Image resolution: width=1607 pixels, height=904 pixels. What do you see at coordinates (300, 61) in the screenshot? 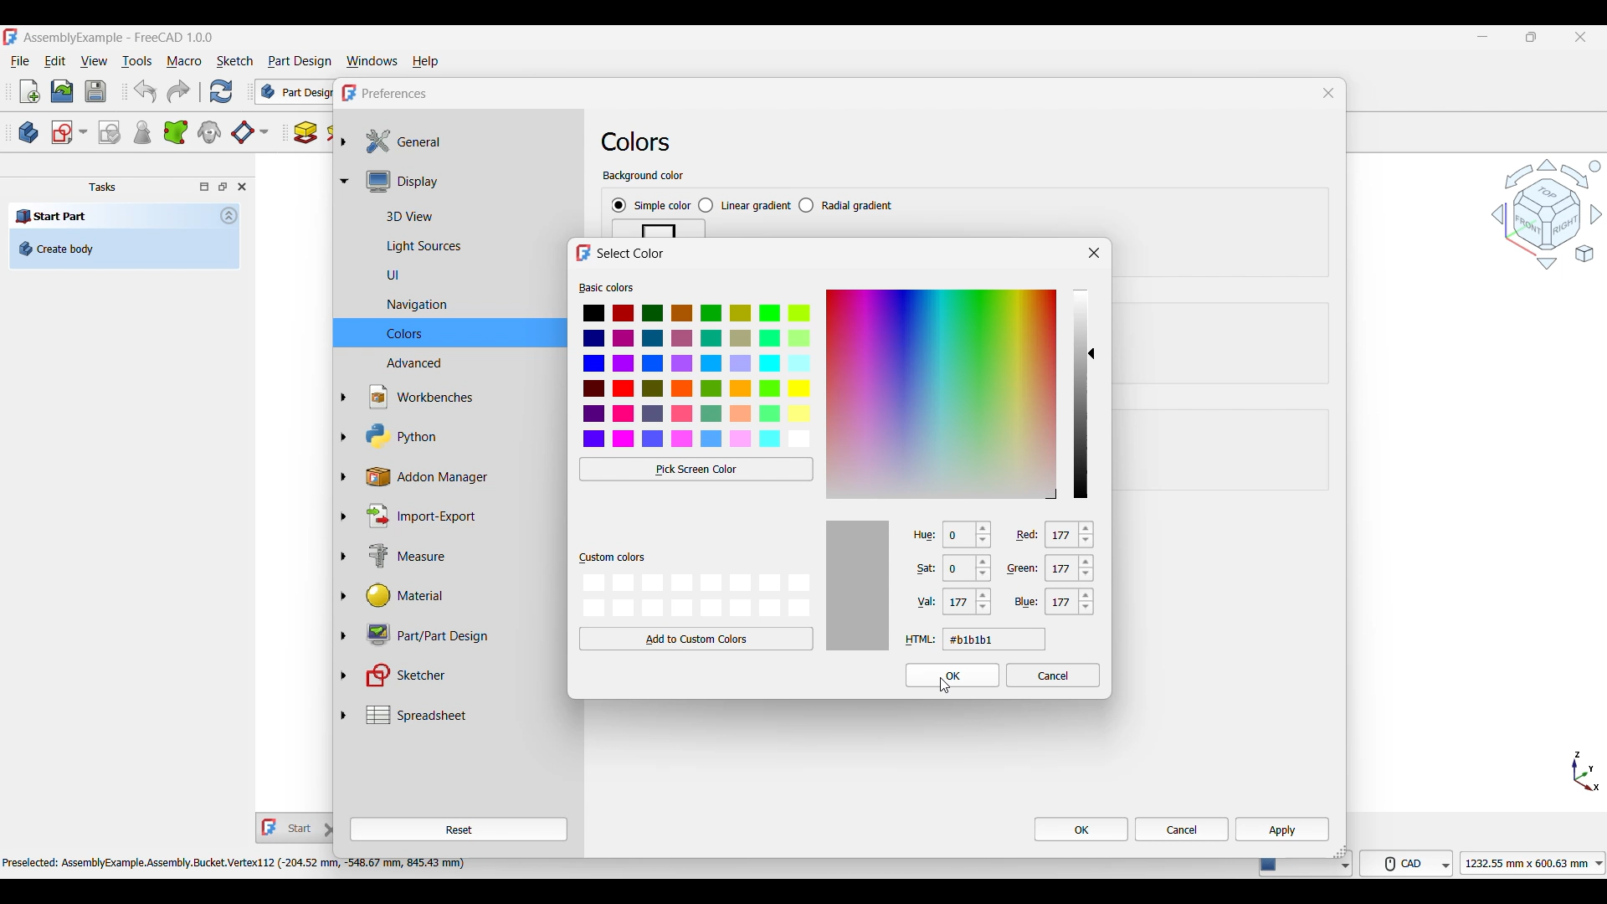
I see `Part design` at bounding box center [300, 61].